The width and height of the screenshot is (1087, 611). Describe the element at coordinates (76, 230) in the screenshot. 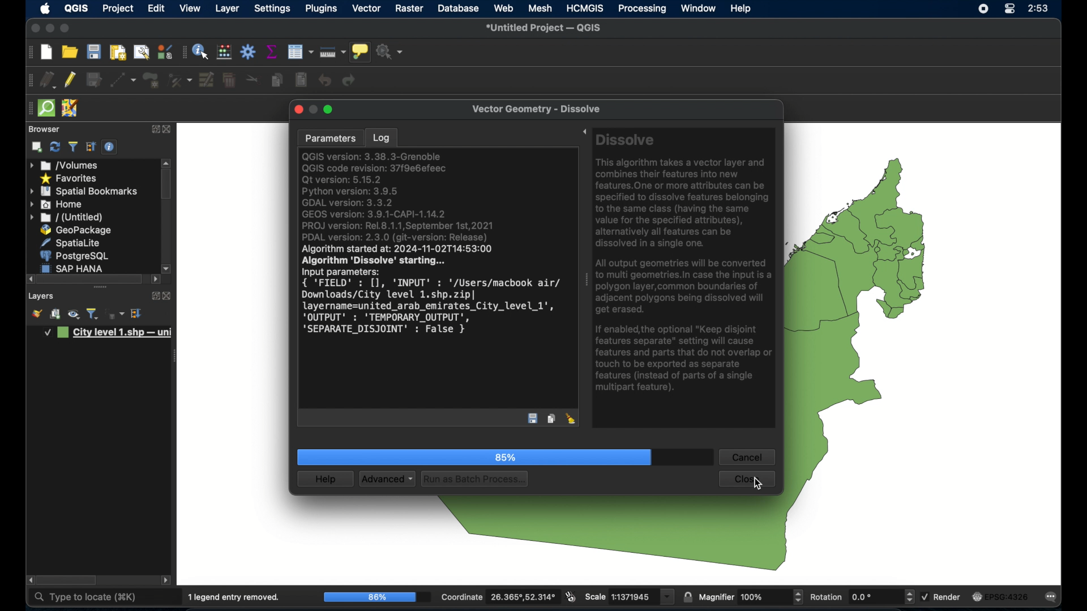

I see `geopackage` at that location.